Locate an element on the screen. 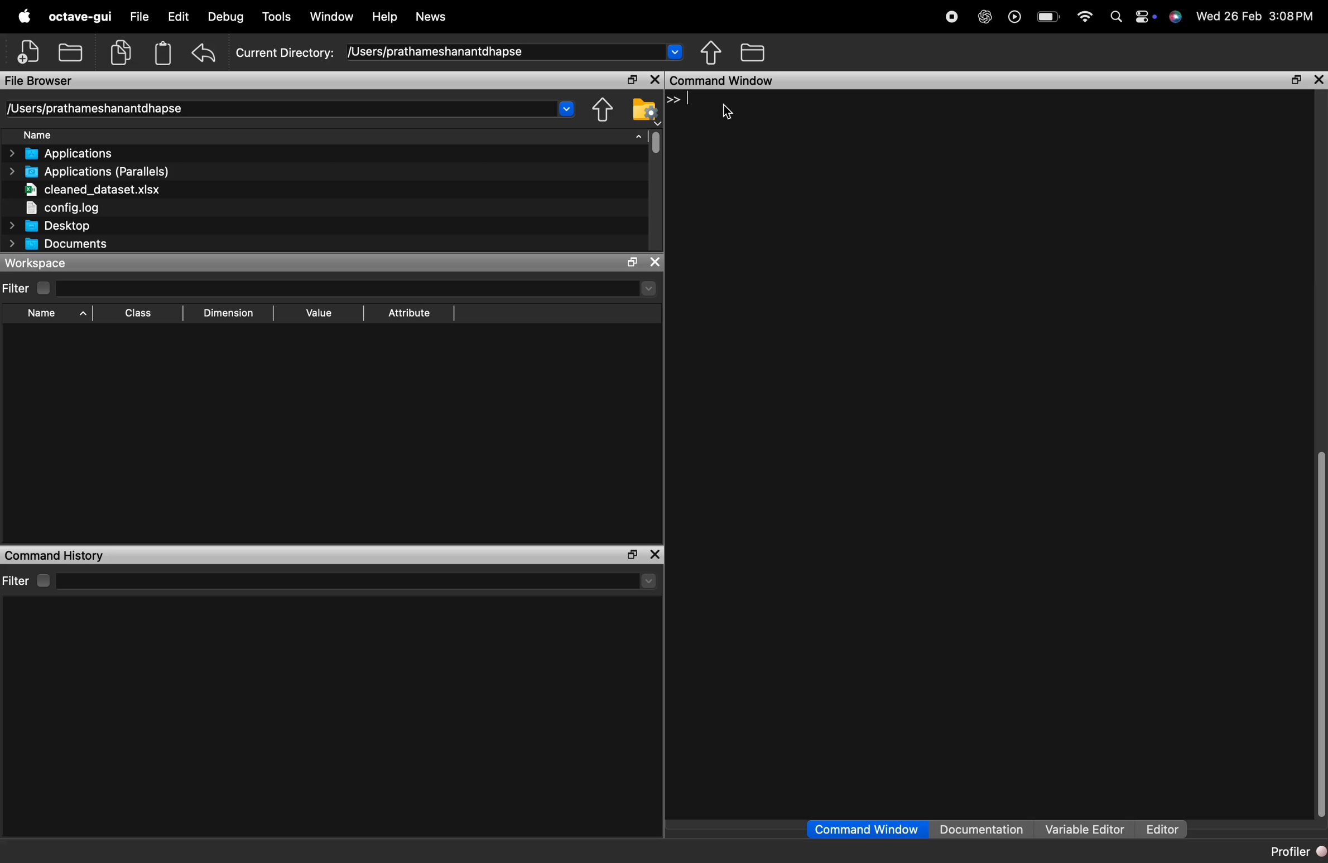 This screenshot has width=1328, height=863. close is located at coordinates (631, 555).